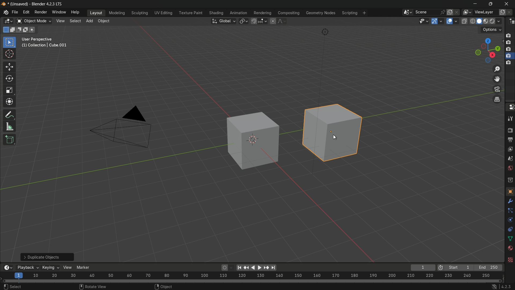 The width and height of the screenshot is (515, 290). What do you see at coordinates (442, 21) in the screenshot?
I see `gizmos` at bounding box center [442, 21].